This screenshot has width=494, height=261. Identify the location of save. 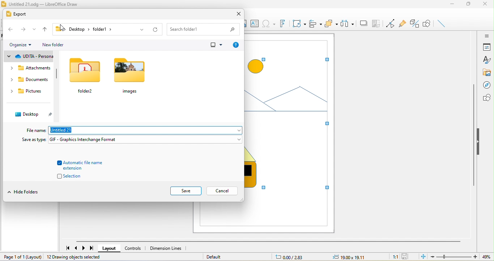
(406, 257).